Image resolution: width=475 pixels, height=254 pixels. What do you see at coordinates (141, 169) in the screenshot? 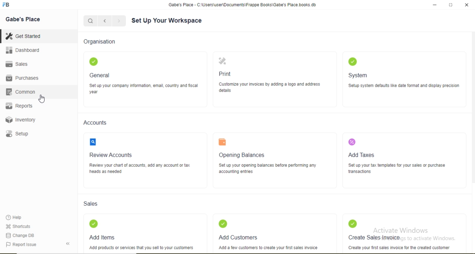
I see `Review your chart of accounts, add any account or tax heads as needed` at bounding box center [141, 169].